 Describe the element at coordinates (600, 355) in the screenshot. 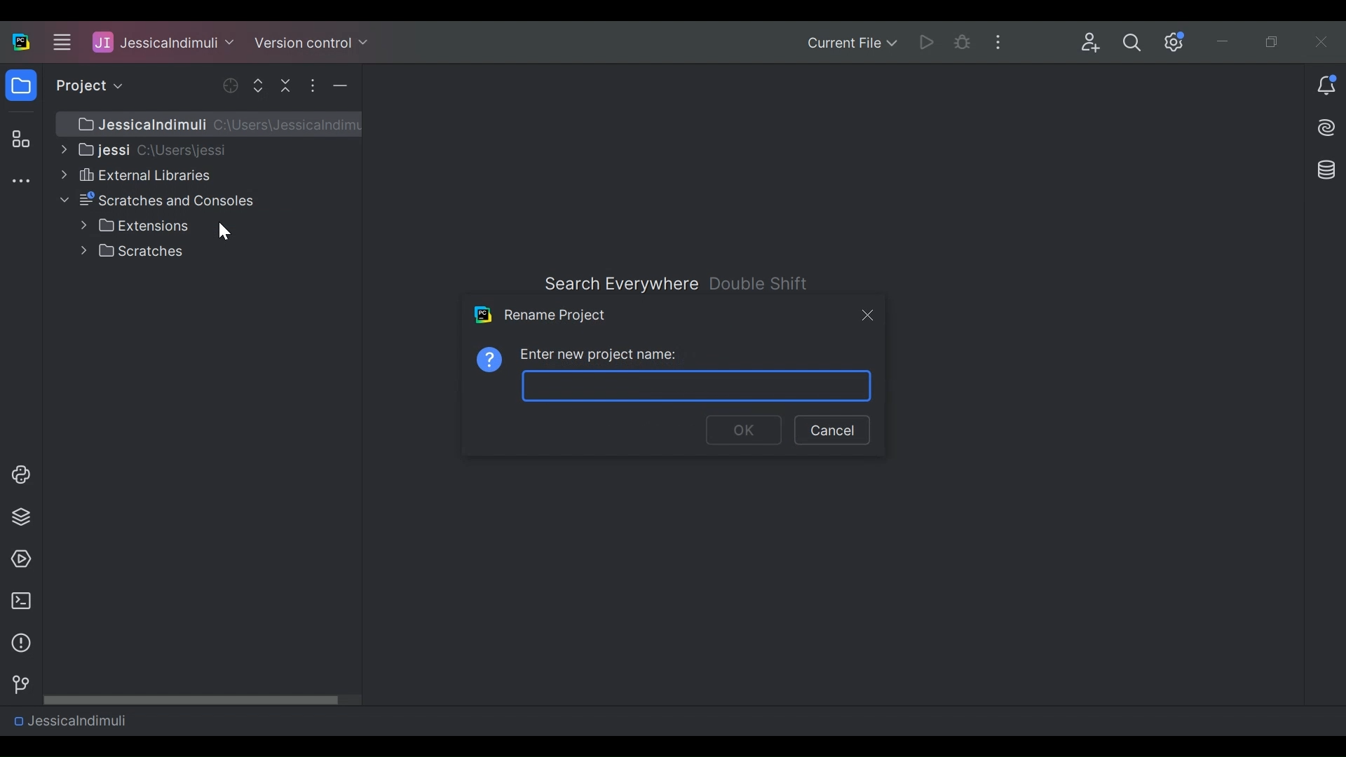

I see `Enter new project name` at that location.